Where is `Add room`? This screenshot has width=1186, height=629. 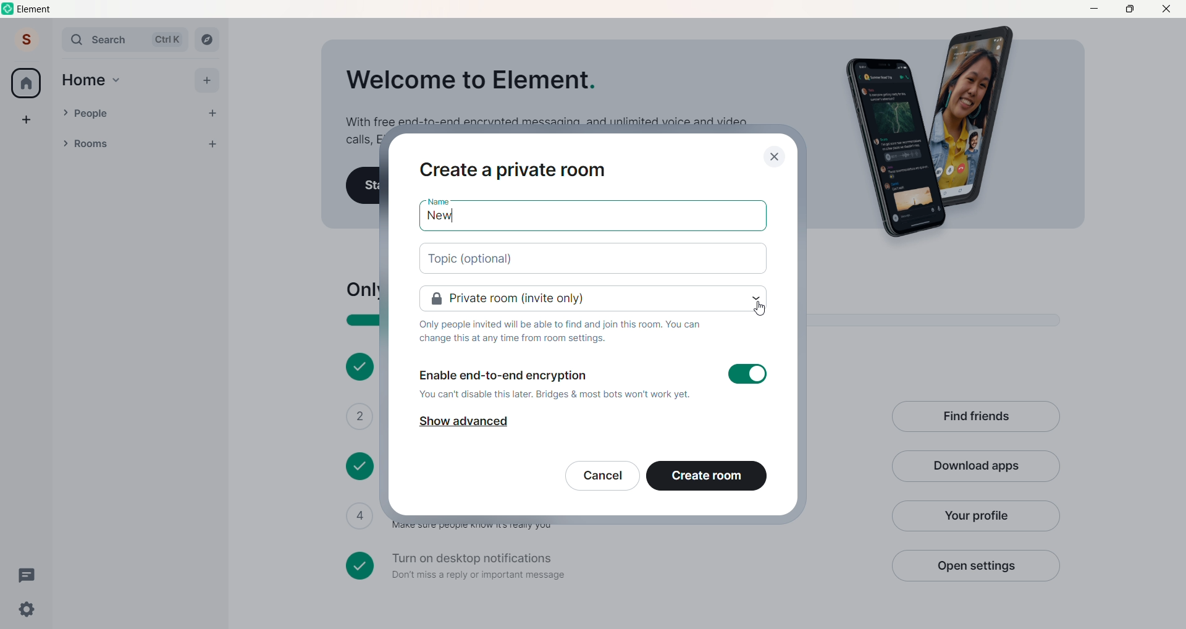
Add room is located at coordinates (216, 142).